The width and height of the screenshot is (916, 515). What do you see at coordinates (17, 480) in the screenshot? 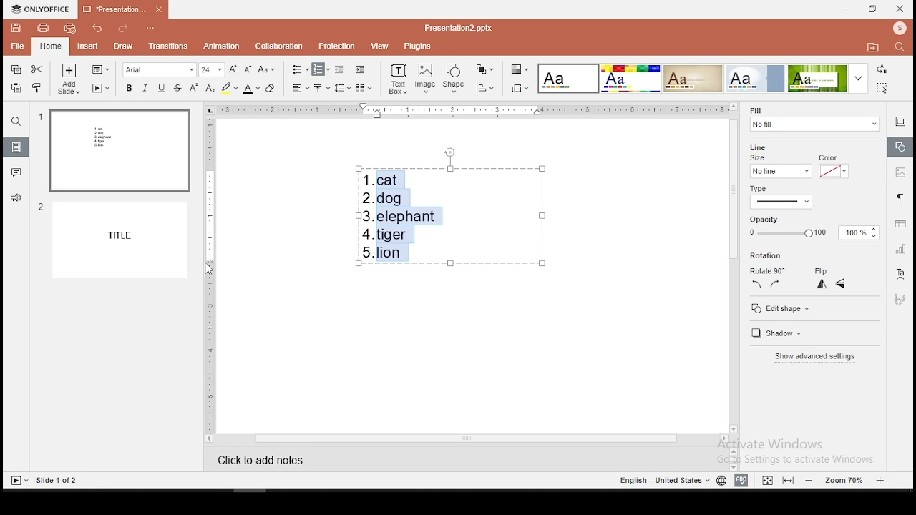
I see `start slide show` at bounding box center [17, 480].